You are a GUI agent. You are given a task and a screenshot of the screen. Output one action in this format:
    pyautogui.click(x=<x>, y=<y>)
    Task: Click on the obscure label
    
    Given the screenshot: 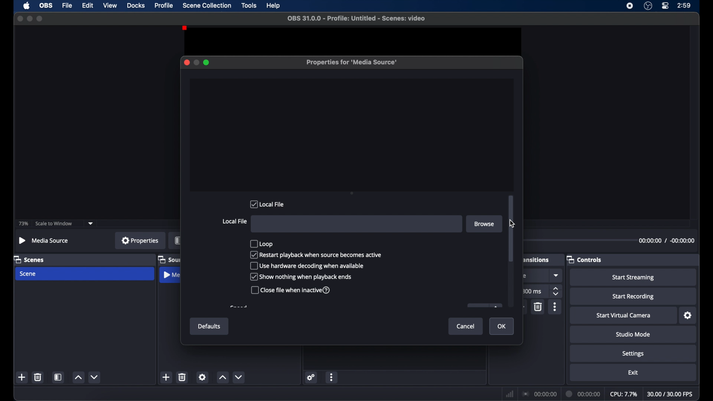 What is the action you would take?
    pyautogui.click(x=178, y=240)
    